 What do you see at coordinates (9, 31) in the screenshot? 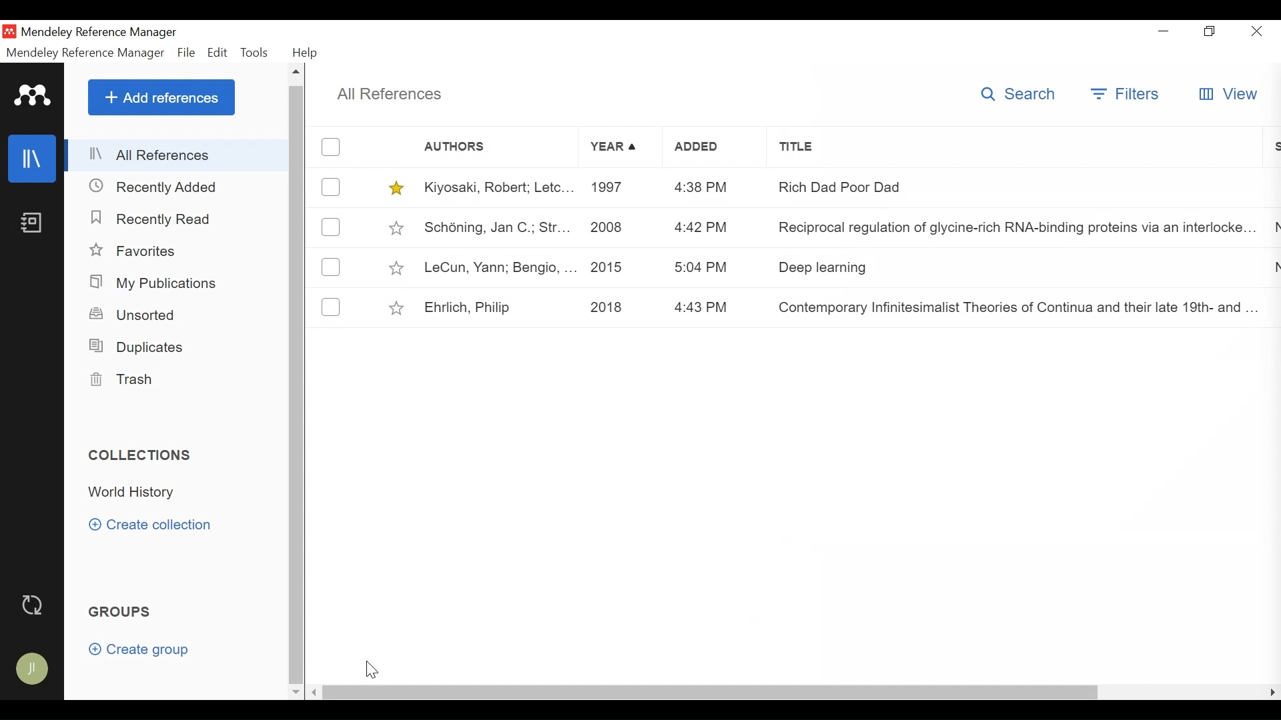
I see `Mendeley Desktop icon` at bounding box center [9, 31].